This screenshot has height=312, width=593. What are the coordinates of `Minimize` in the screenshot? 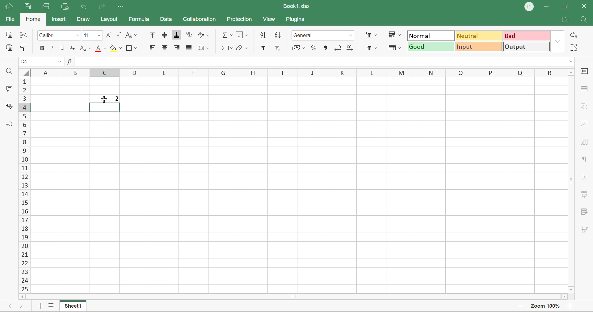 It's located at (546, 6).